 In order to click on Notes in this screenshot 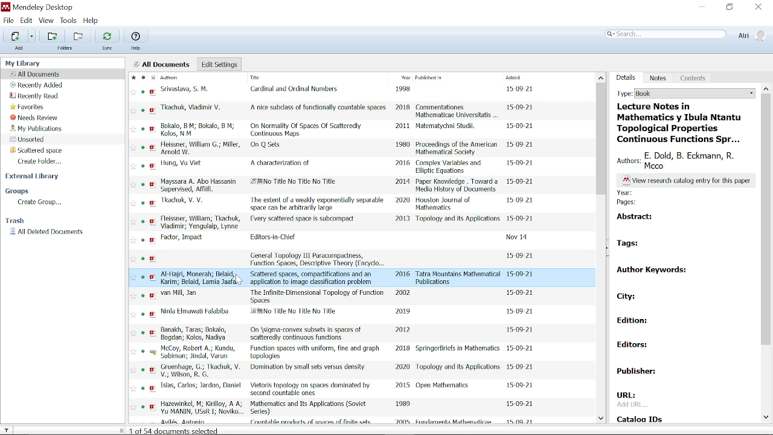, I will do `click(658, 78)`.